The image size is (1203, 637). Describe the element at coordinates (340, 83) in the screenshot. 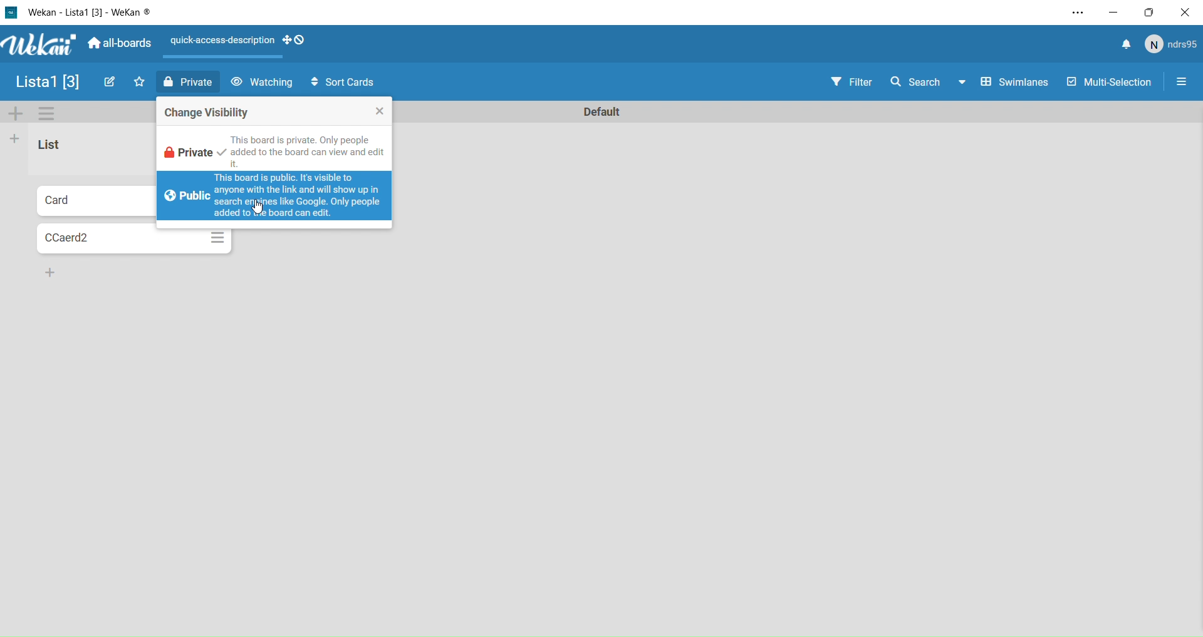

I see `Sort Cards` at that location.